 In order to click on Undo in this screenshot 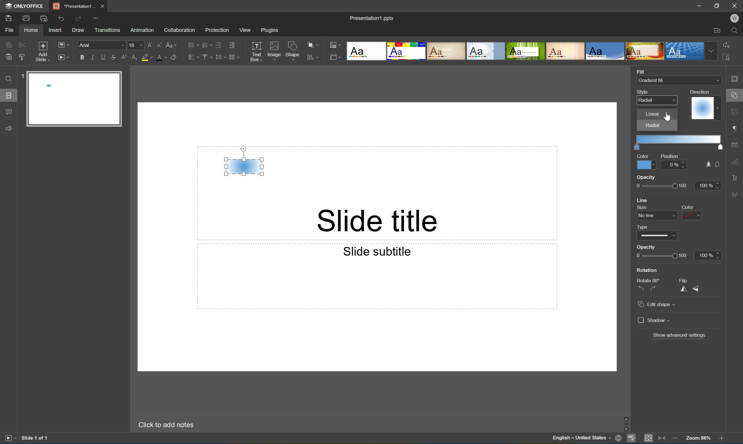, I will do `click(60, 18)`.